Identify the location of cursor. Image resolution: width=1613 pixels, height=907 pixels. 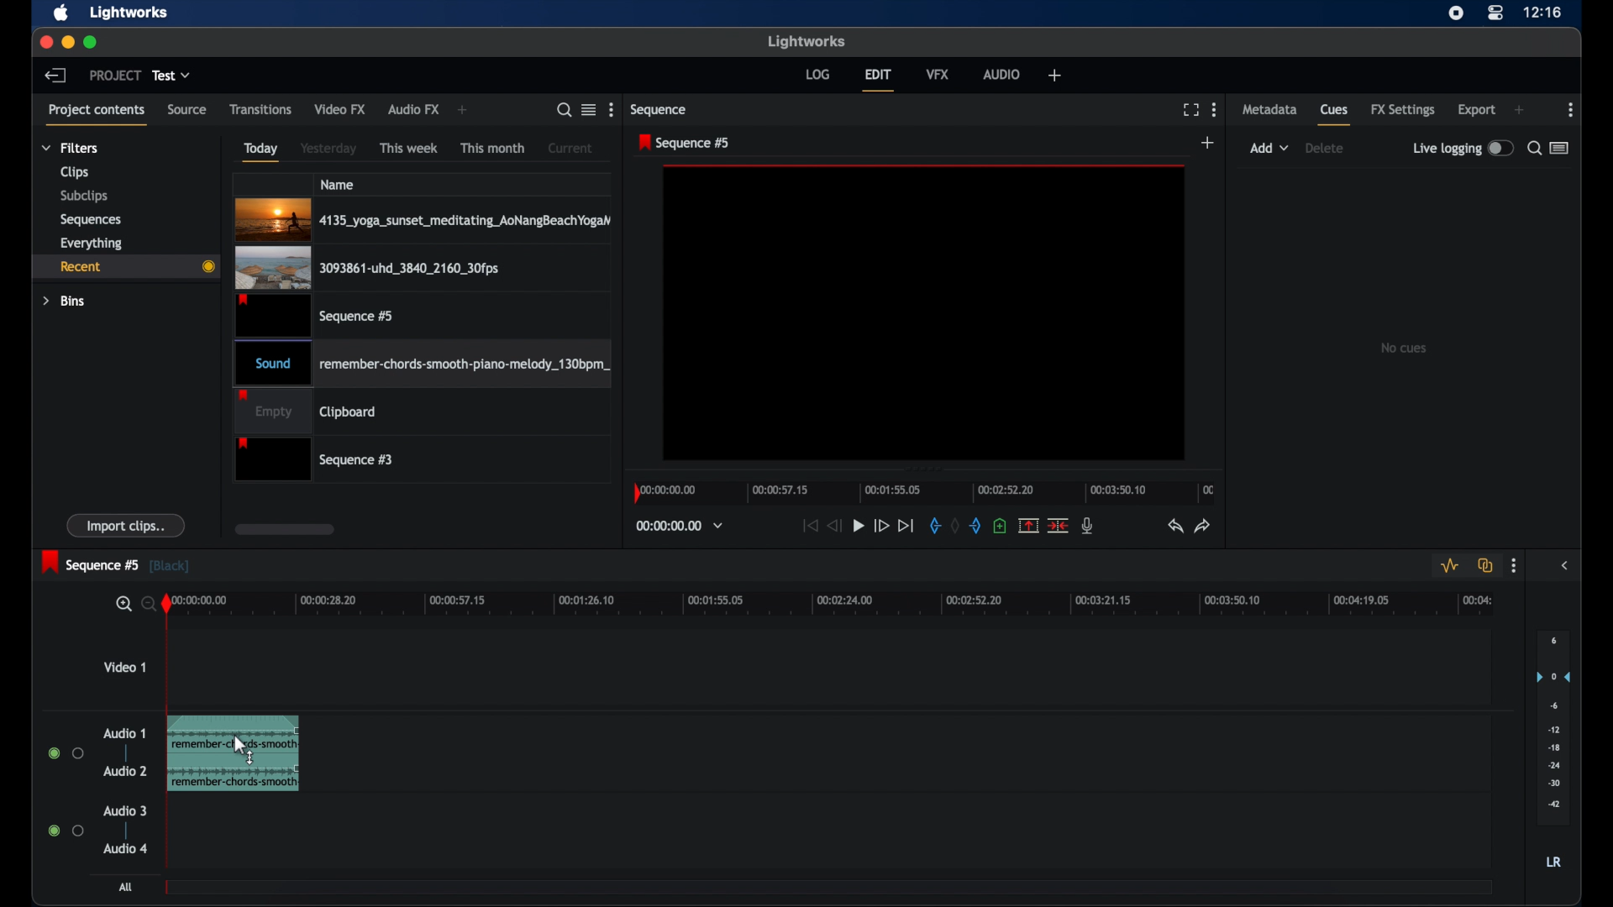
(242, 751).